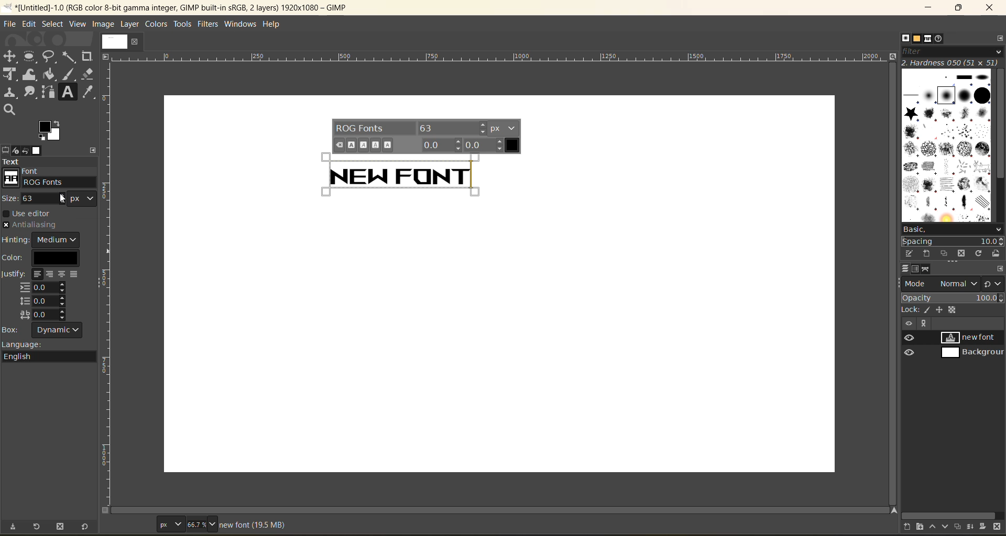 Image resolution: width=1006 pixels, height=536 pixels. I want to click on background, so click(974, 353).